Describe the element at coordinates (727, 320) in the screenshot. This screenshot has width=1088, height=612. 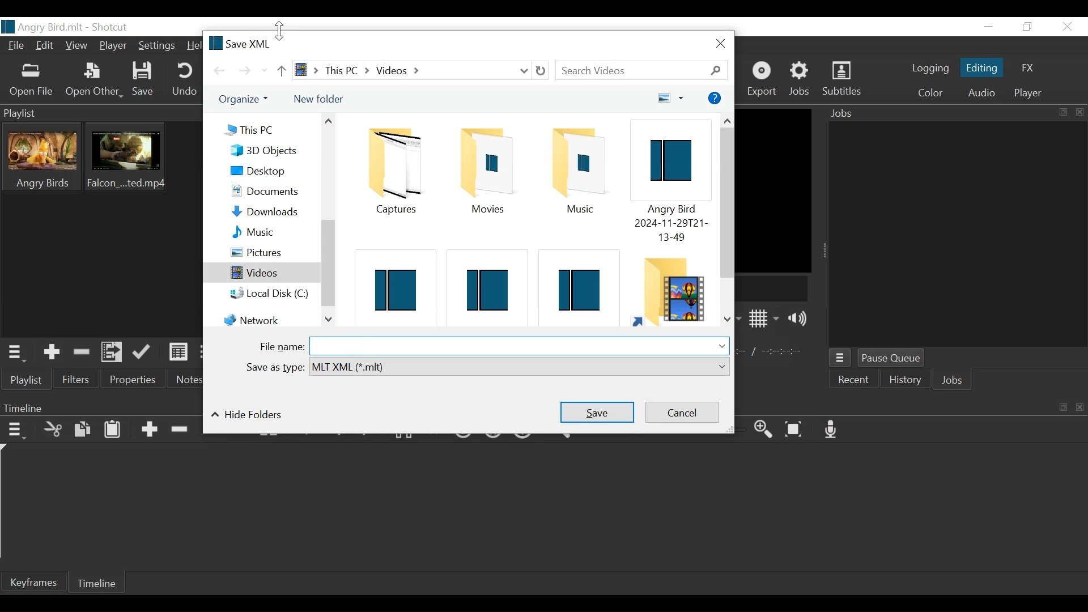
I see `Scroll down` at that location.